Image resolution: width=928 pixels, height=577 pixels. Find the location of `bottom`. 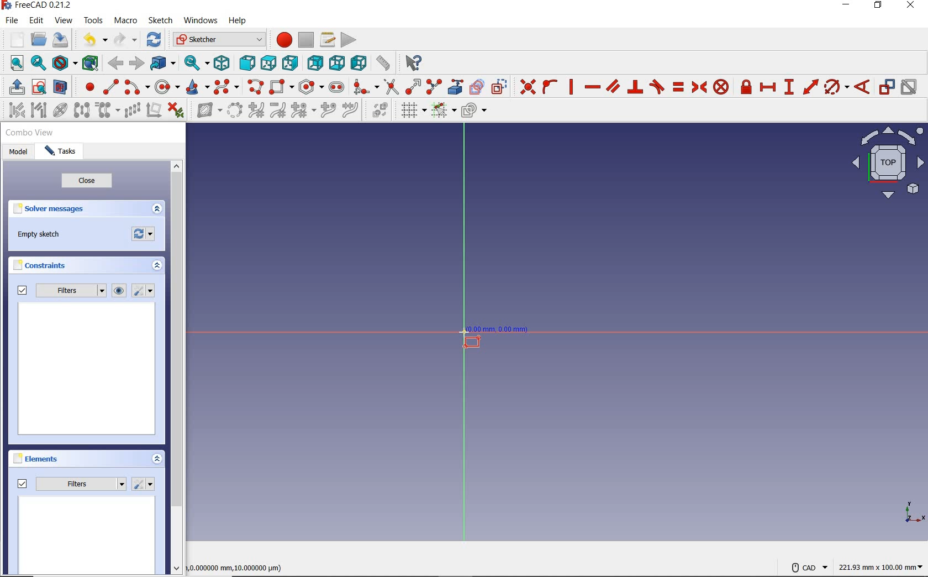

bottom is located at coordinates (338, 62).